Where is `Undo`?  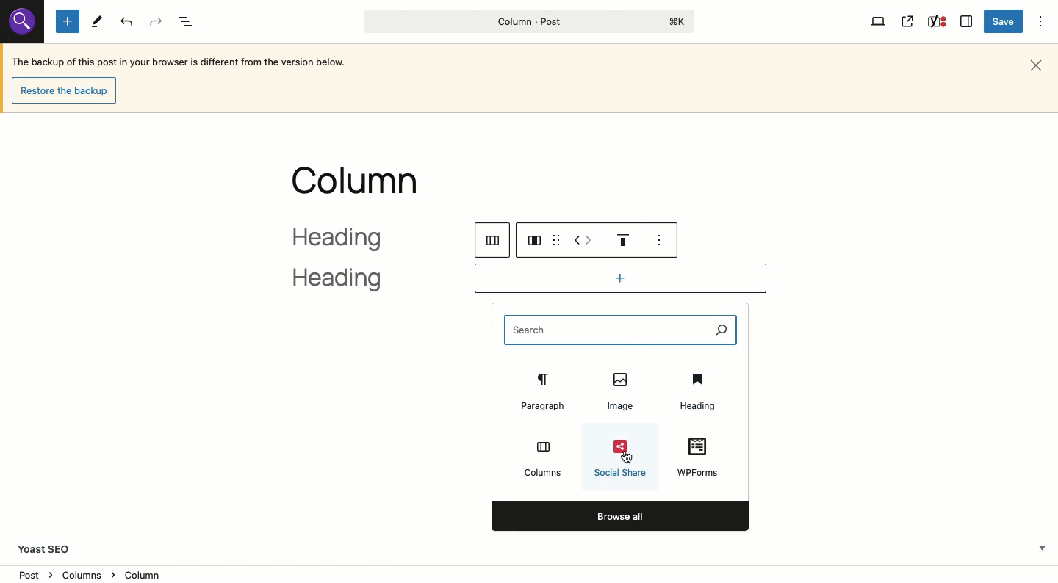
Undo is located at coordinates (128, 22).